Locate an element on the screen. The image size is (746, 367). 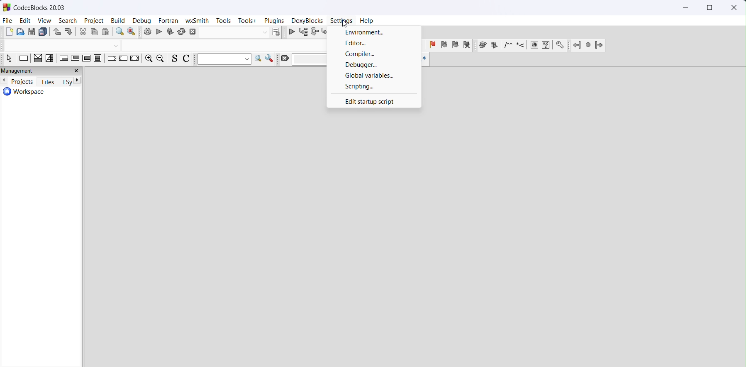
save everything is located at coordinates (43, 32).